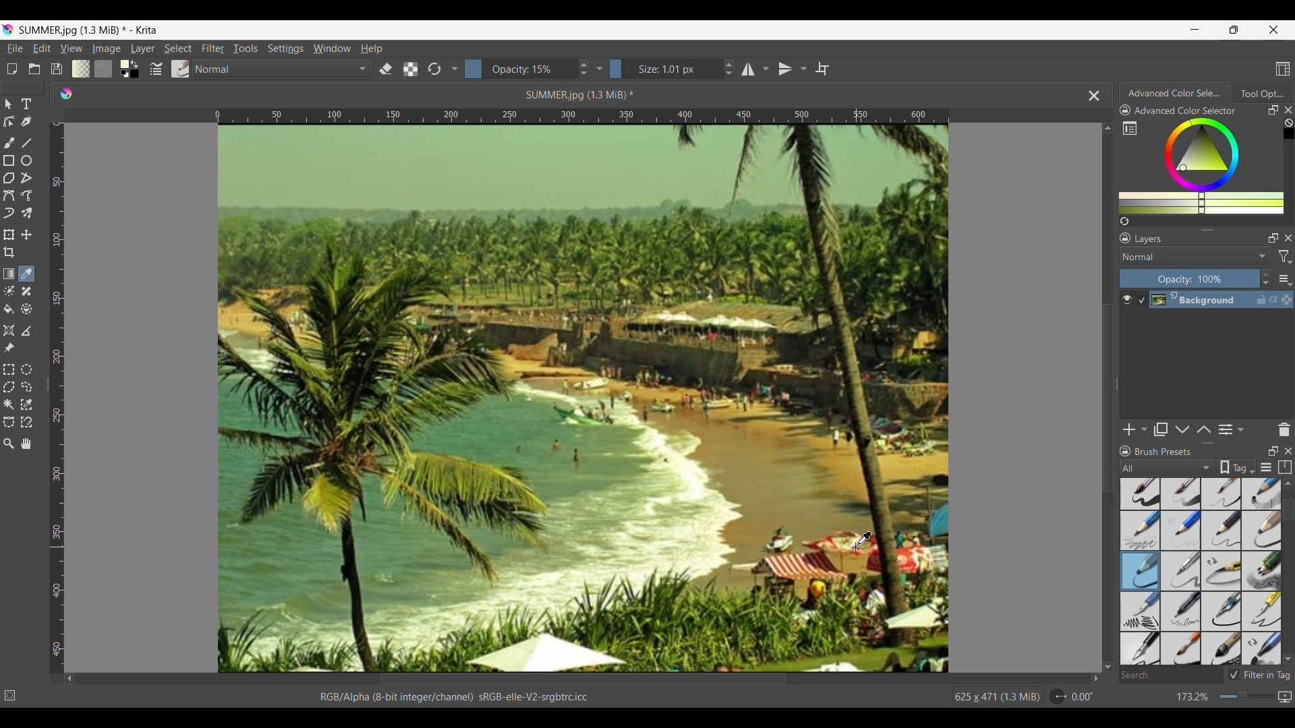  What do you see at coordinates (1288, 659) in the screenshot?
I see `Quick slide to bottom` at bounding box center [1288, 659].